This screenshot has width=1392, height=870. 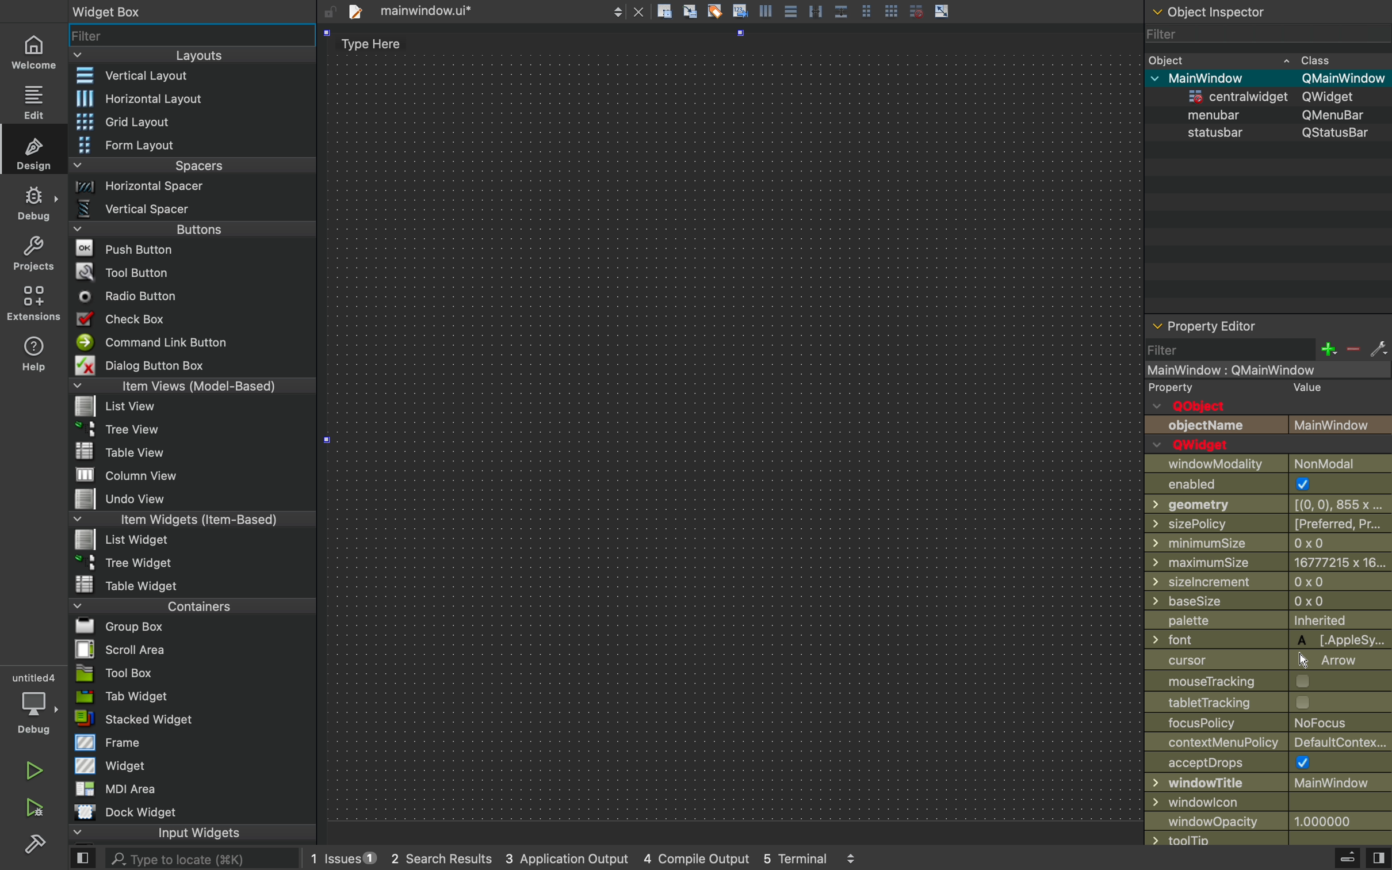 I want to click on icon, so click(x=691, y=12).